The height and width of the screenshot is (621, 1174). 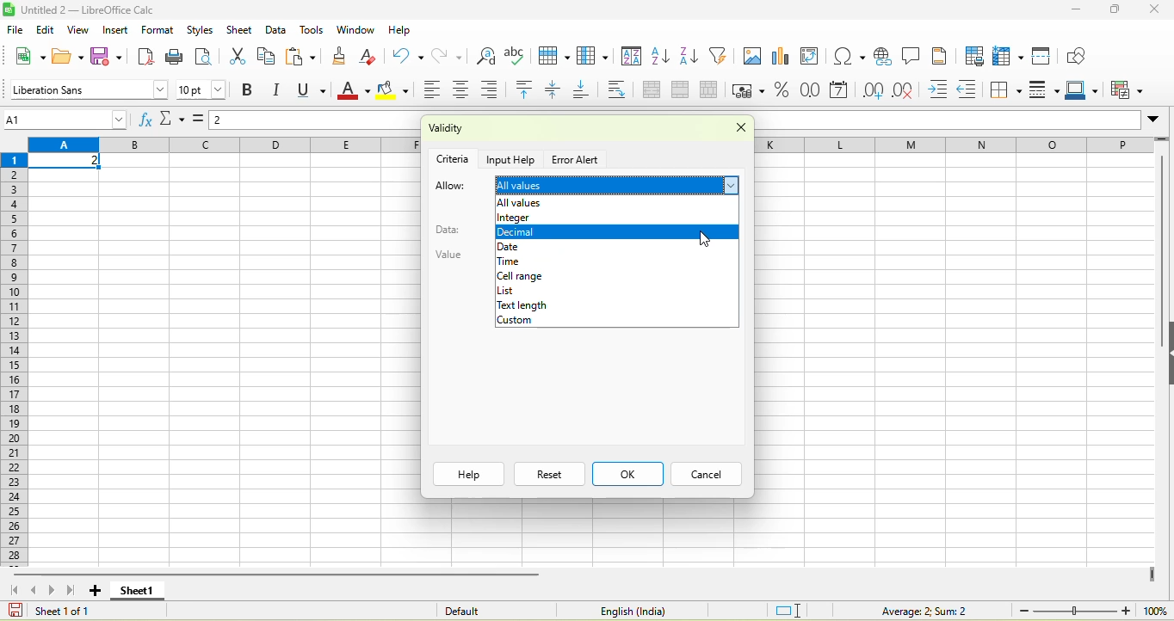 What do you see at coordinates (615, 246) in the screenshot?
I see `date` at bounding box center [615, 246].